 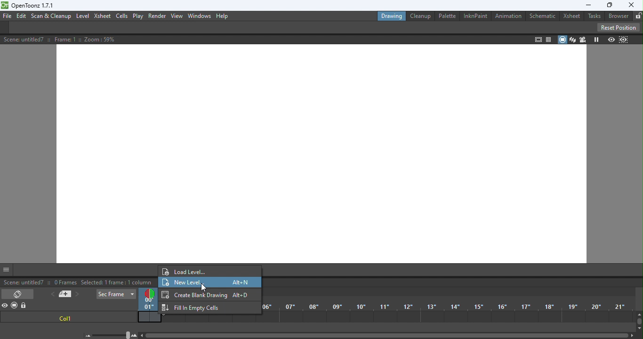 What do you see at coordinates (64, 282) in the screenshot?
I see `0 frames` at bounding box center [64, 282].